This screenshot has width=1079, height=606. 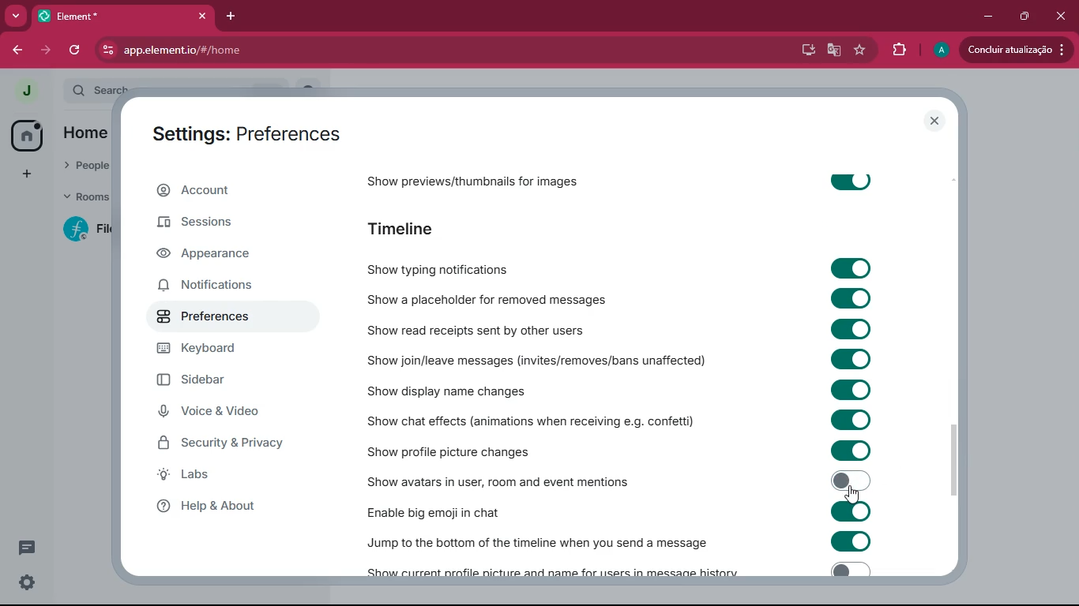 What do you see at coordinates (484, 301) in the screenshot?
I see `show a placeholder for removed messages` at bounding box center [484, 301].